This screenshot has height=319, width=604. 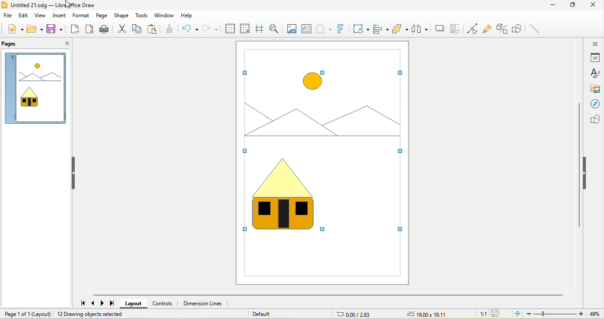 What do you see at coordinates (245, 28) in the screenshot?
I see `snap to grid` at bounding box center [245, 28].